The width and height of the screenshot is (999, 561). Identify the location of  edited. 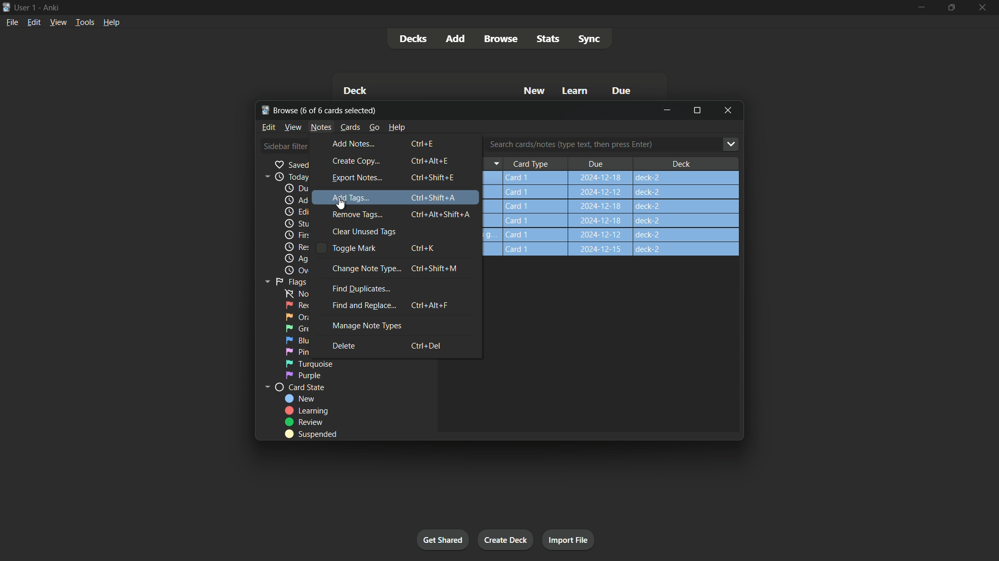
(299, 211).